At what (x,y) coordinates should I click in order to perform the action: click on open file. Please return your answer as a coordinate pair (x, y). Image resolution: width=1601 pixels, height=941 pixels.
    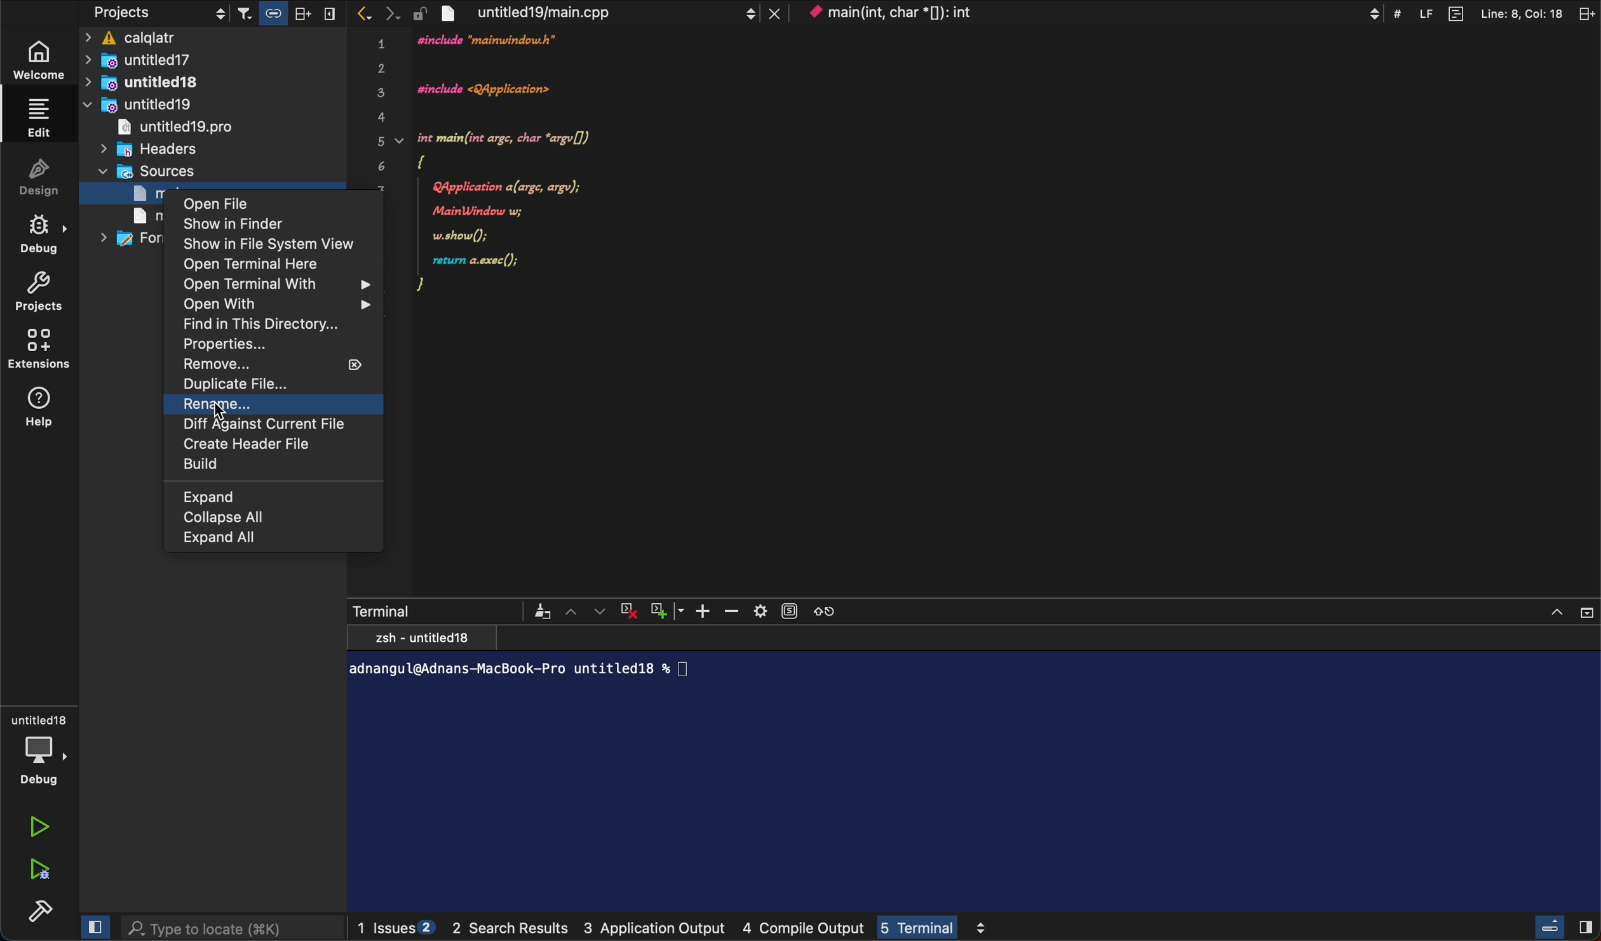
    Looking at the image, I should click on (257, 205).